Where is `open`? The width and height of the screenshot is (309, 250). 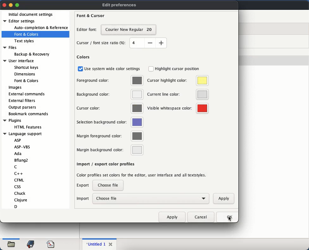 open is located at coordinates (13, 243).